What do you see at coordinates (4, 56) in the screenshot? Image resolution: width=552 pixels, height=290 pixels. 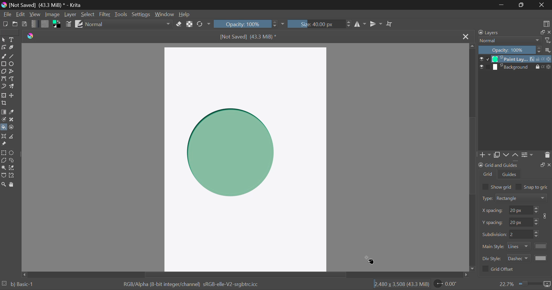 I see `Freehand` at bounding box center [4, 56].